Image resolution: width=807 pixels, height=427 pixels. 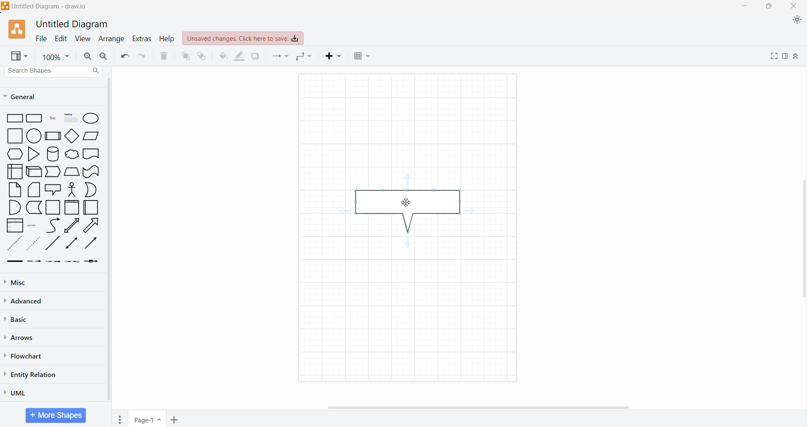 What do you see at coordinates (71, 153) in the screenshot?
I see `cloud` at bounding box center [71, 153].